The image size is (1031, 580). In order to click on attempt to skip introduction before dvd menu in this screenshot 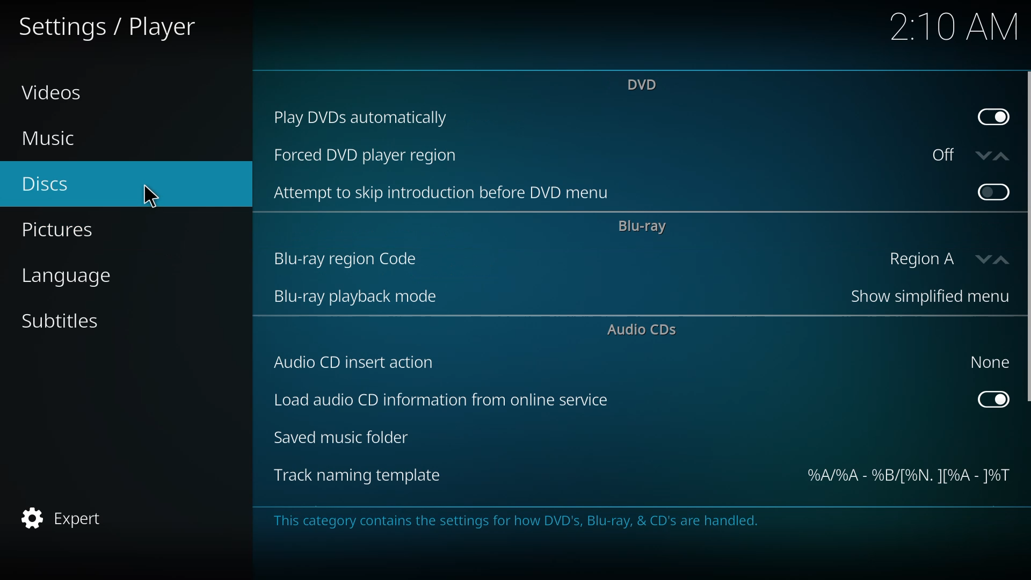, I will do `click(452, 192)`.